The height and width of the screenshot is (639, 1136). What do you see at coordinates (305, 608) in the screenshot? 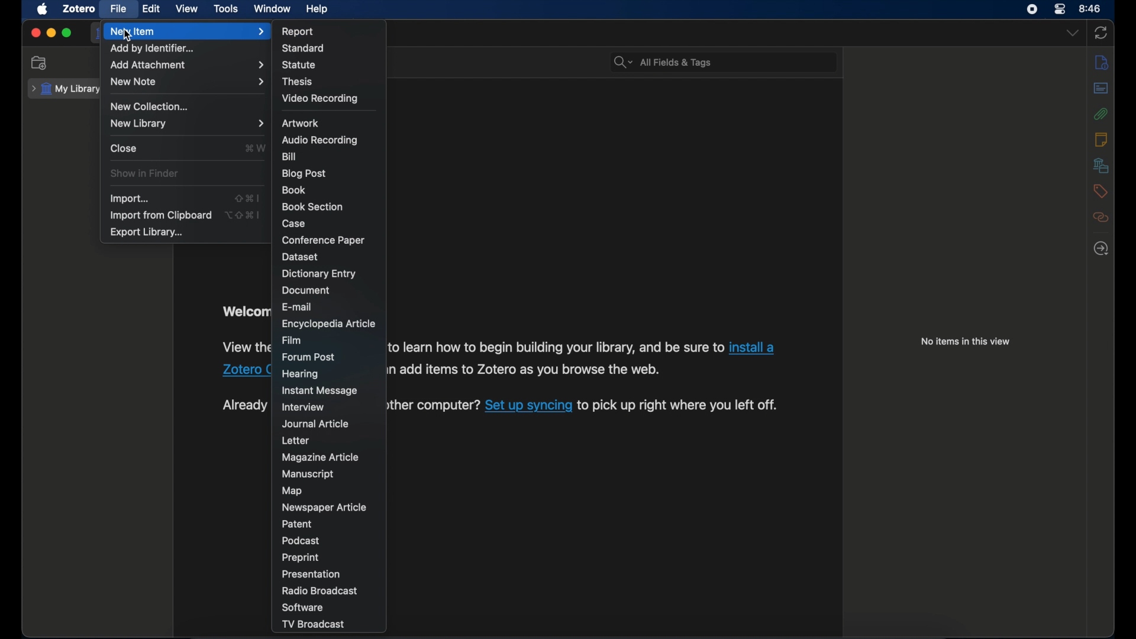
I see `software` at bounding box center [305, 608].